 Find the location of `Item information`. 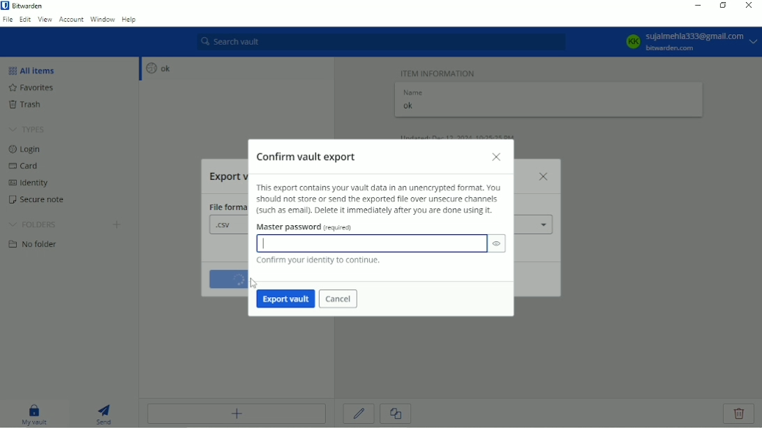

Item information is located at coordinates (439, 72).